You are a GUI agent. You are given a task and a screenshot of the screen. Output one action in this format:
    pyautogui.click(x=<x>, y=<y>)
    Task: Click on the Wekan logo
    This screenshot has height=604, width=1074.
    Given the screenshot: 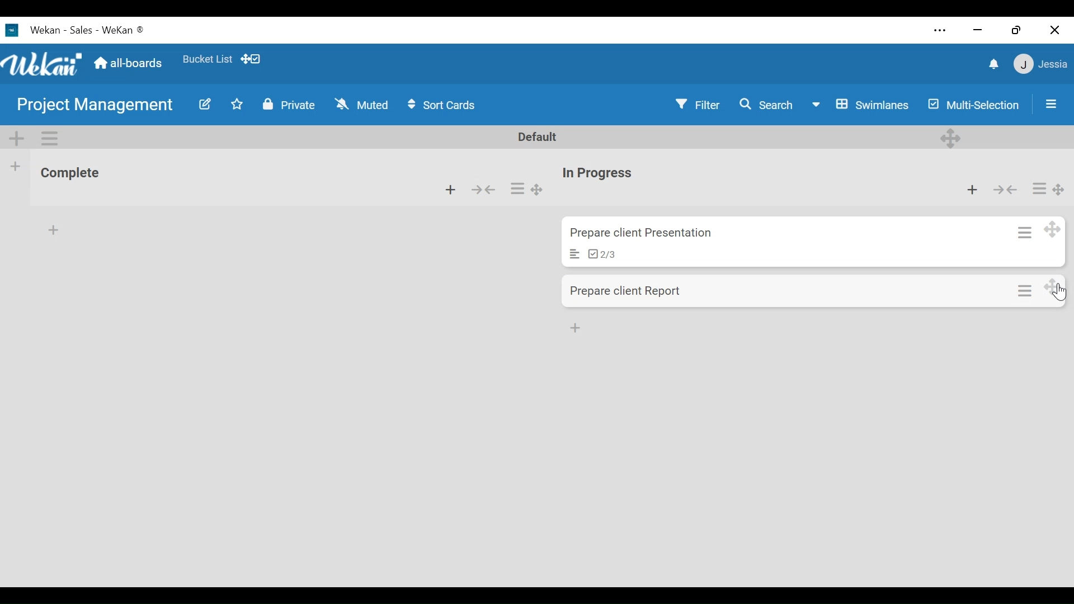 What is the action you would take?
    pyautogui.click(x=44, y=65)
    